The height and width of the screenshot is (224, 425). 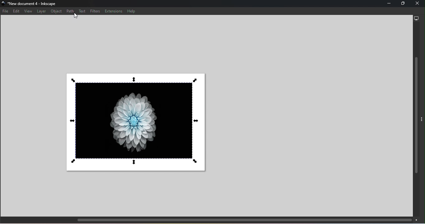 What do you see at coordinates (82, 11) in the screenshot?
I see `Text` at bounding box center [82, 11].